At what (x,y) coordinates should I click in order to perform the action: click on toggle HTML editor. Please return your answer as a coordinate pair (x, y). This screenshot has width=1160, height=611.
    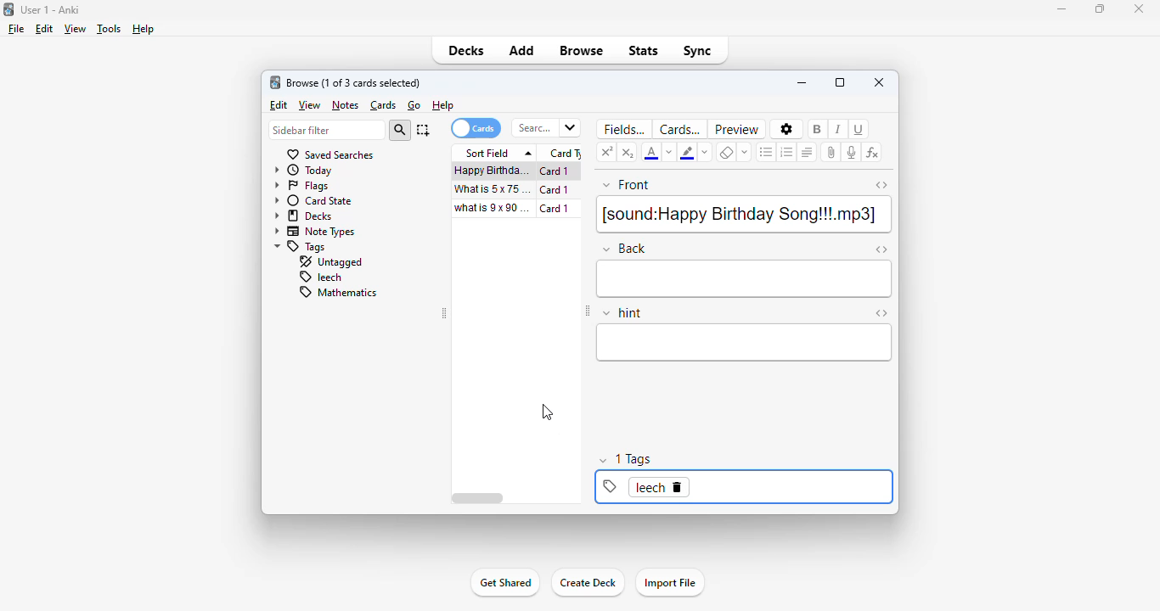
    Looking at the image, I should click on (881, 250).